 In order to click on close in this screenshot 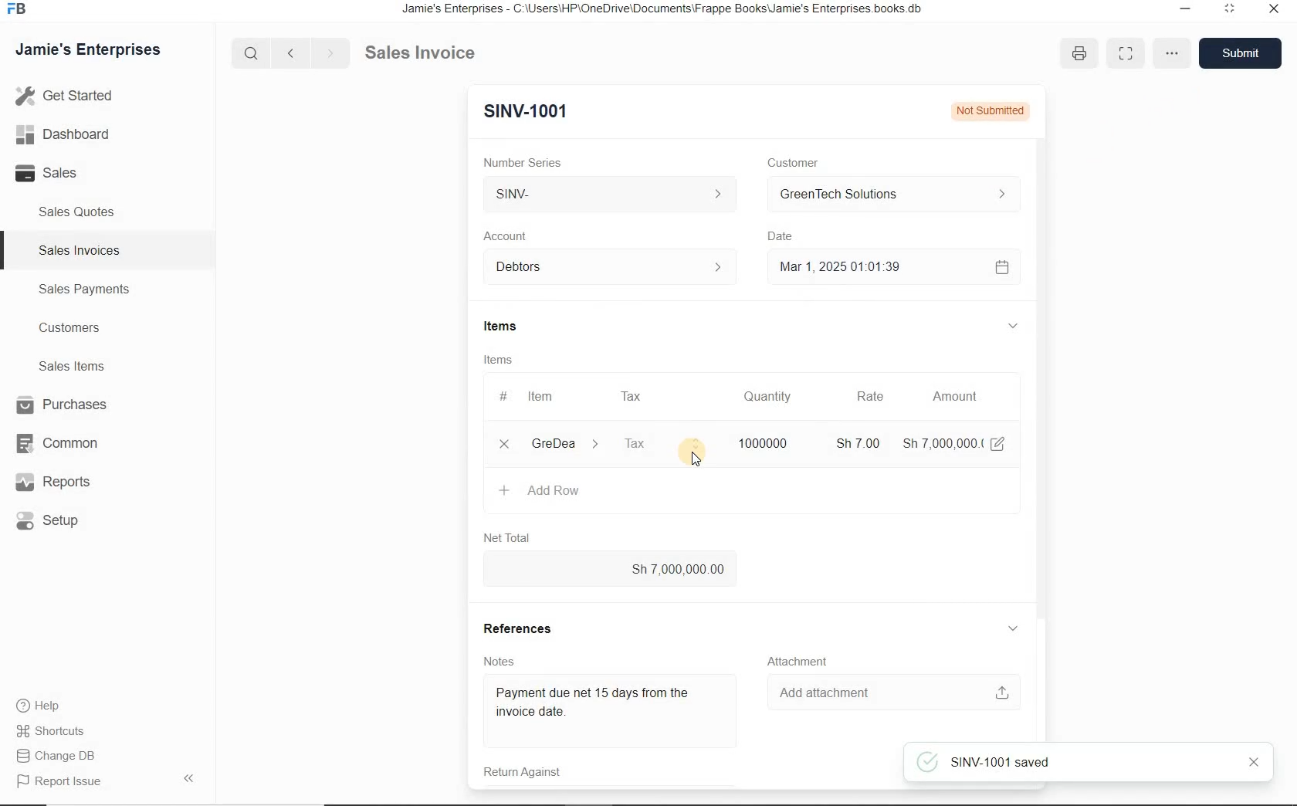, I will do `click(1249, 763)`.